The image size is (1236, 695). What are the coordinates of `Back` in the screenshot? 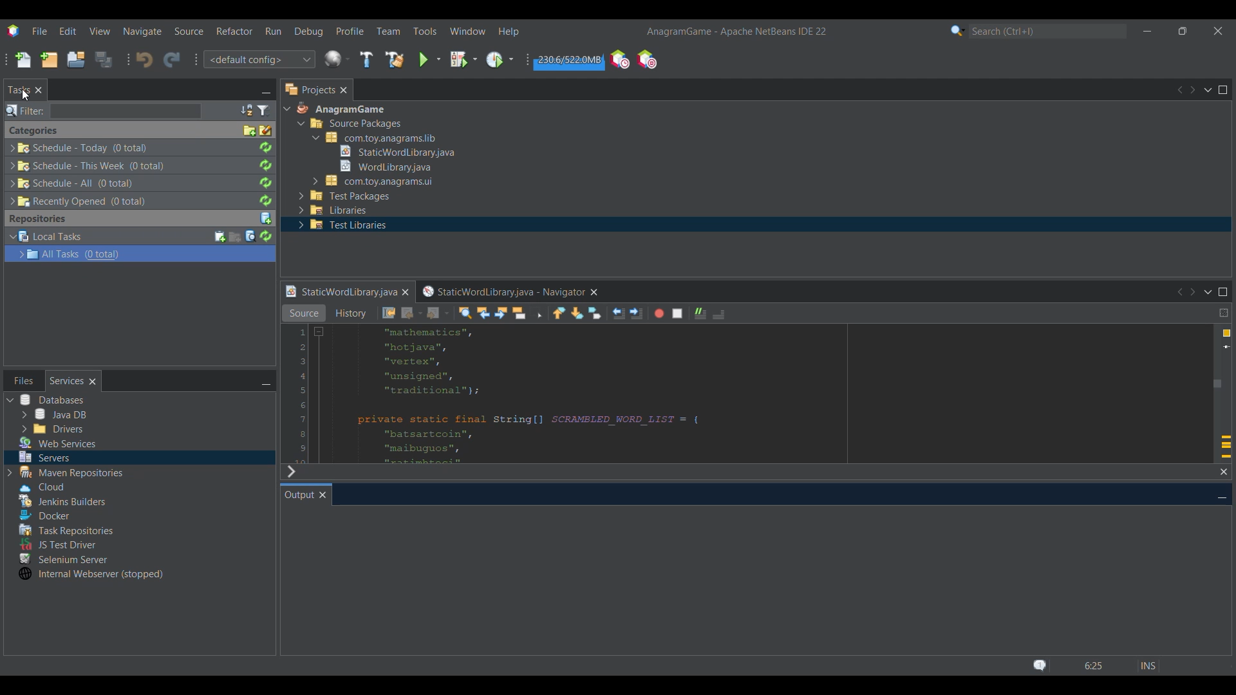 It's located at (411, 313).